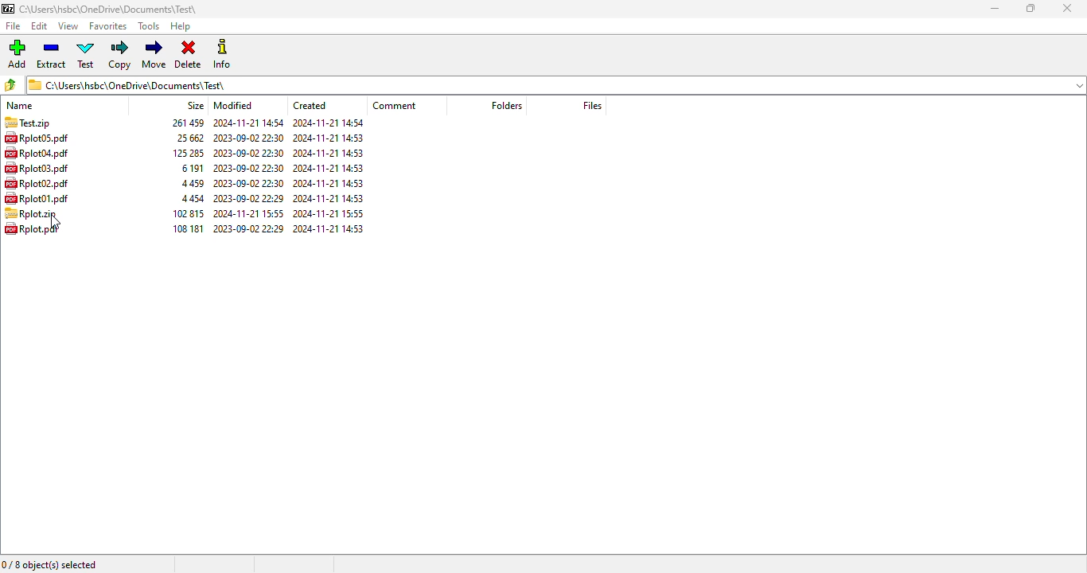 This screenshot has height=573, width=1087. I want to click on size, so click(186, 176).